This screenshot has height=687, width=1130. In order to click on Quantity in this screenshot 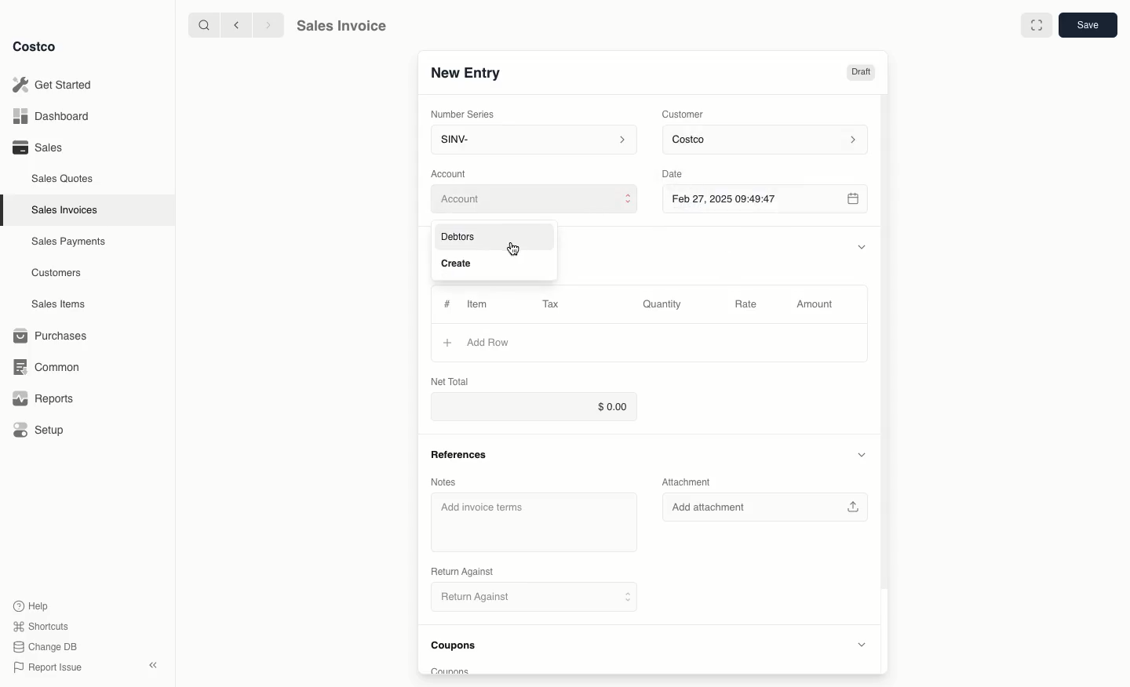, I will do `click(663, 304)`.